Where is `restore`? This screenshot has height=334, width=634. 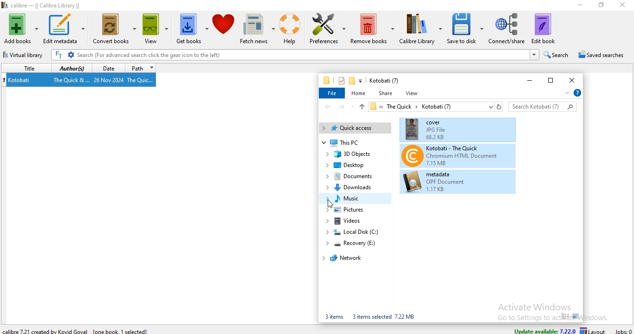
restore is located at coordinates (600, 5).